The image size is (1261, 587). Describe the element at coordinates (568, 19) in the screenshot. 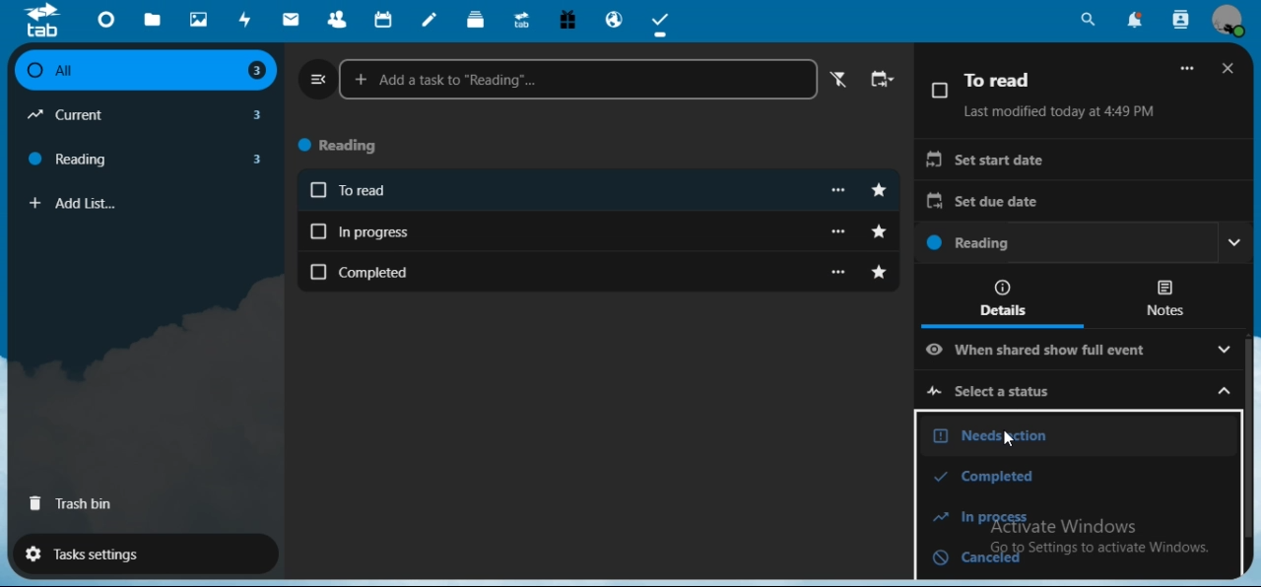

I see `free trial` at that location.